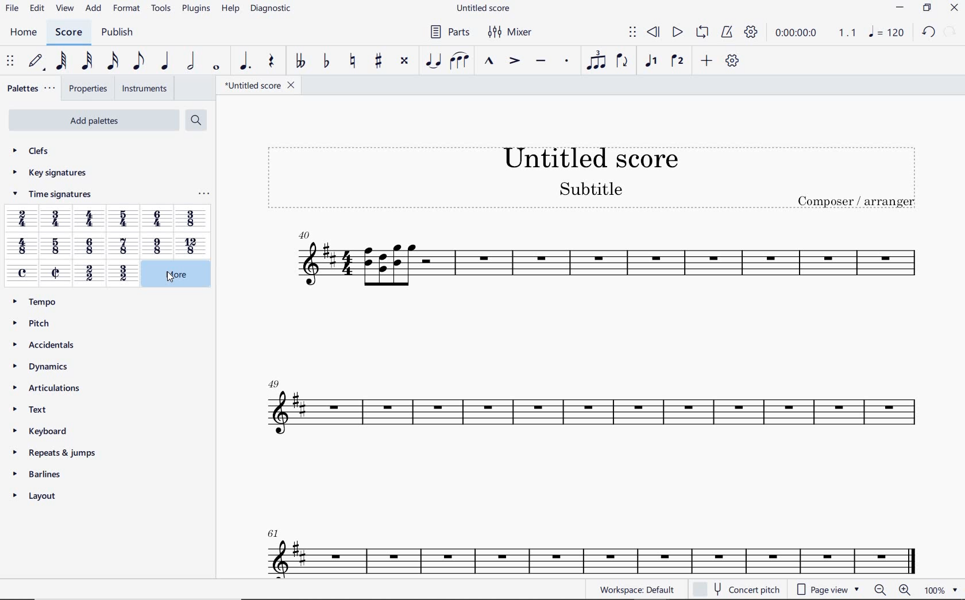 The width and height of the screenshot is (965, 600). What do you see at coordinates (49, 173) in the screenshot?
I see `KEY SIGNATURES` at bounding box center [49, 173].